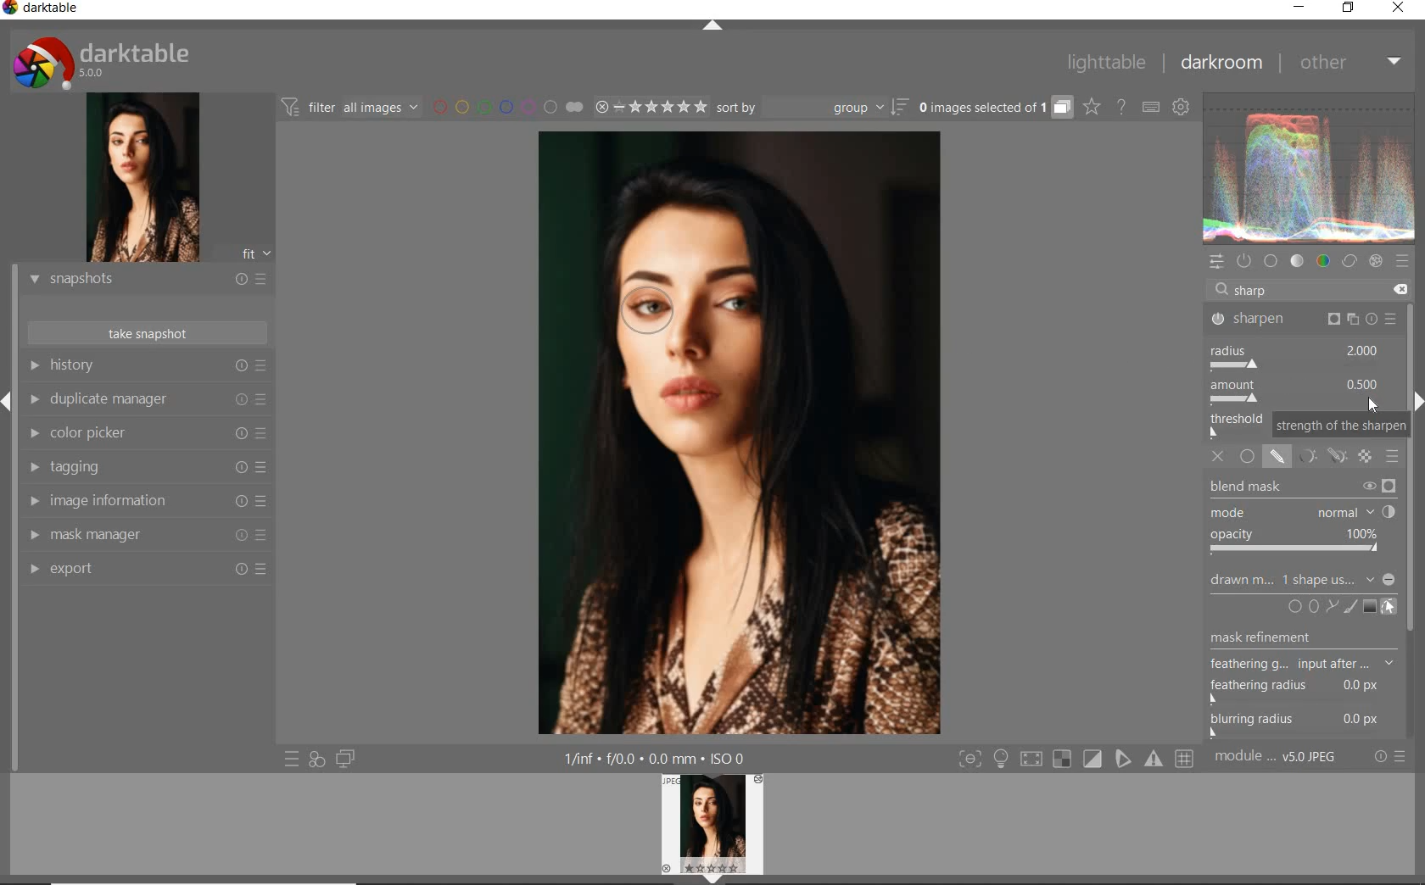 This screenshot has height=885, width=1425. What do you see at coordinates (147, 398) in the screenshot?
I see `duplicate manager` at bounding box center [147, 398].